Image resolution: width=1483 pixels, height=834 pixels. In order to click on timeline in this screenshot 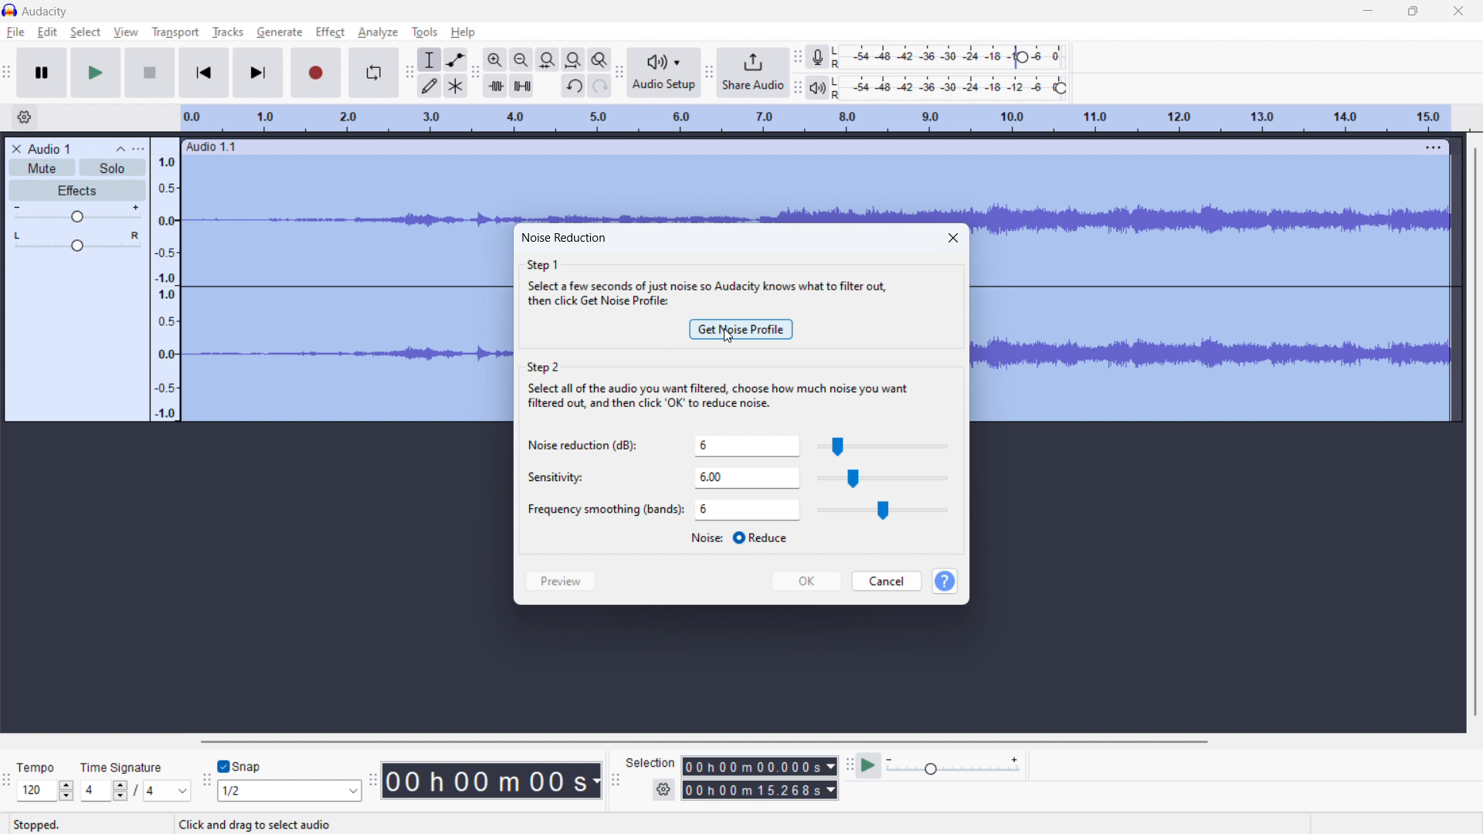, I will do `click(816, 119)`.